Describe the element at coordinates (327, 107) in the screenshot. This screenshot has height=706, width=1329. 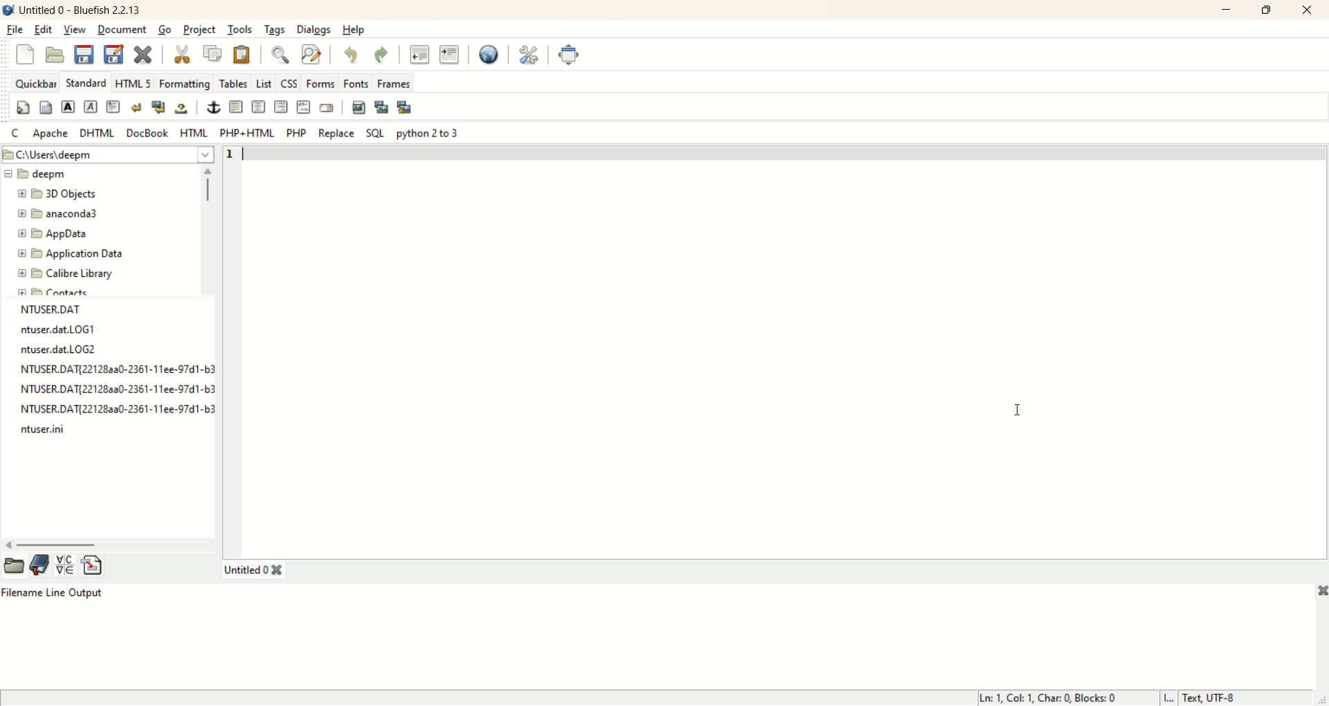
I see `email` at that location.